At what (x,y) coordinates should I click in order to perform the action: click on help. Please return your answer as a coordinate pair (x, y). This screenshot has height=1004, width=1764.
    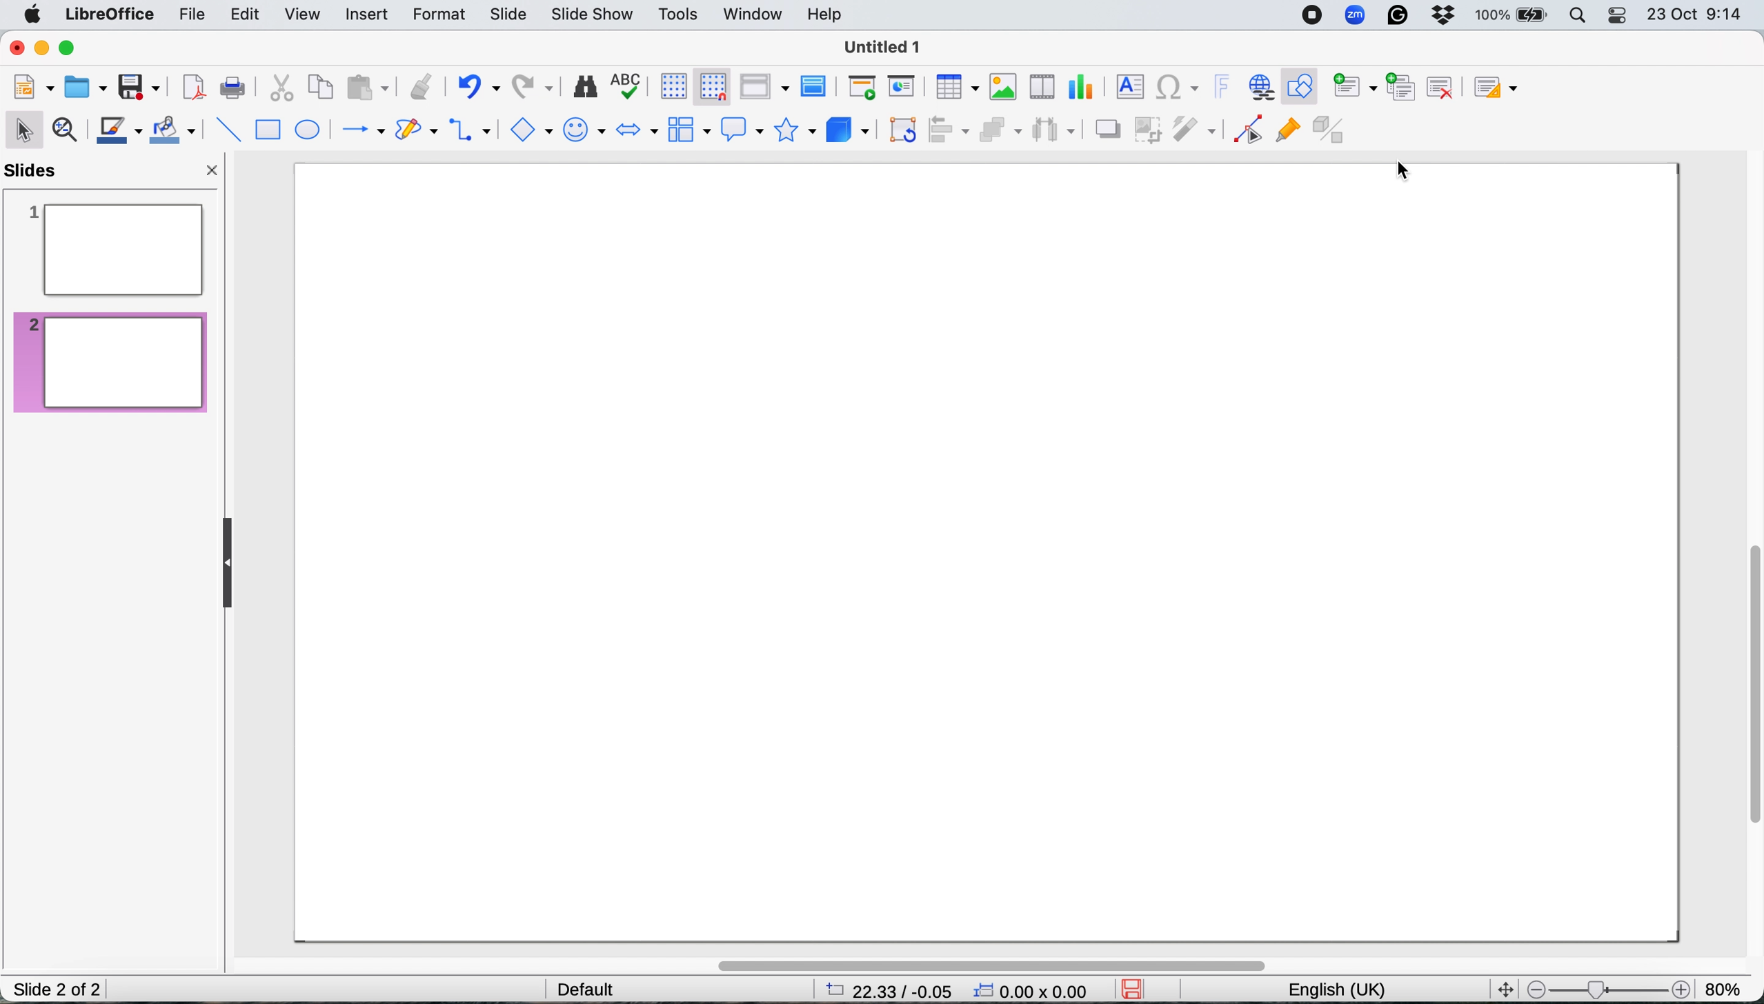
    Looking at the image, I should click on (827, 14).